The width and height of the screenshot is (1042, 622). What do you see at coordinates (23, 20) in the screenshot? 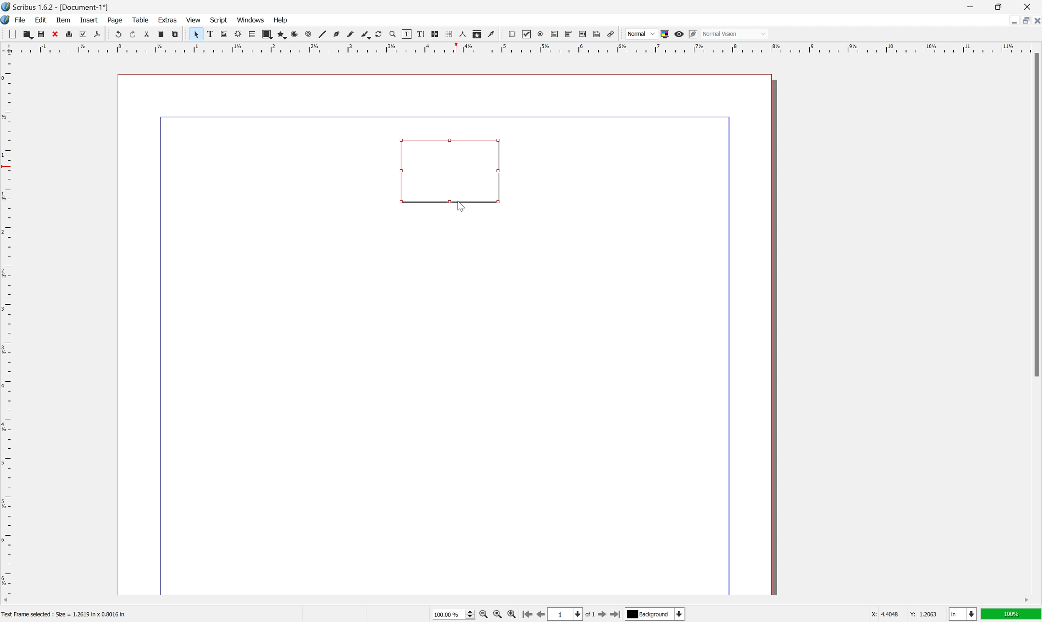
I see `file` at bounding box center [23, 20].